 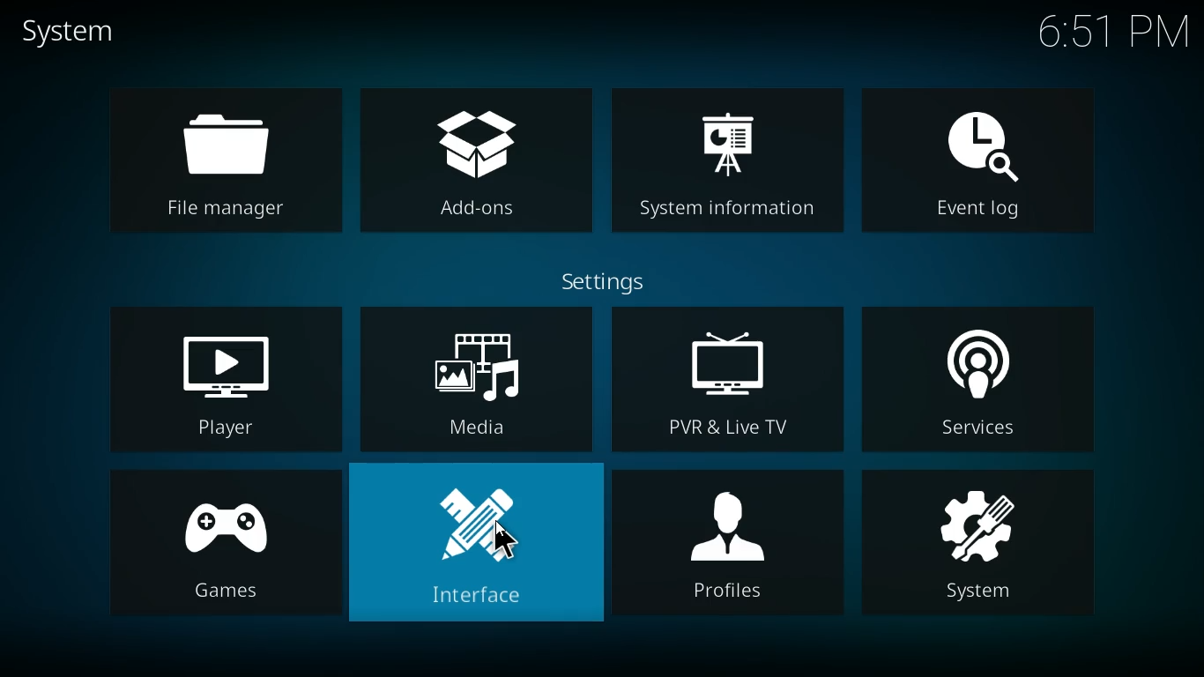 What do you see at coordinates (73, 32) in the screenshot?
I see `system` at bounding box center [73, 32].